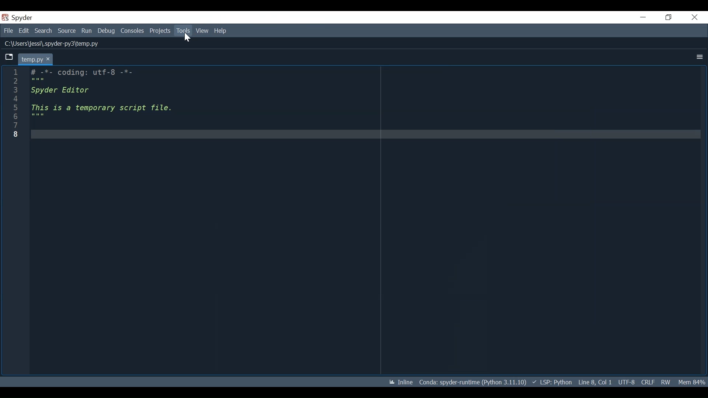 This screenshot has width=708, height=398. Describe the element at coordinates (643, 17) in the screenshot. I see `Minimize` at that location.